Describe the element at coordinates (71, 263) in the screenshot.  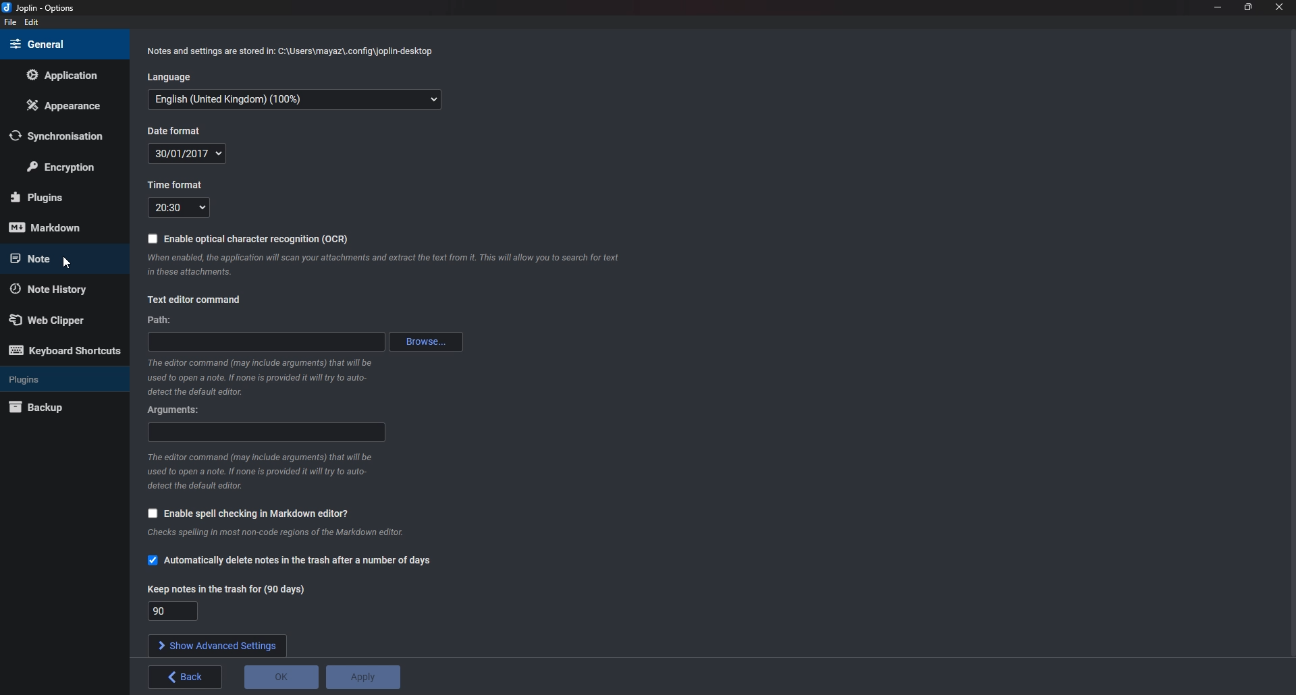
I see `cursor` at that location.